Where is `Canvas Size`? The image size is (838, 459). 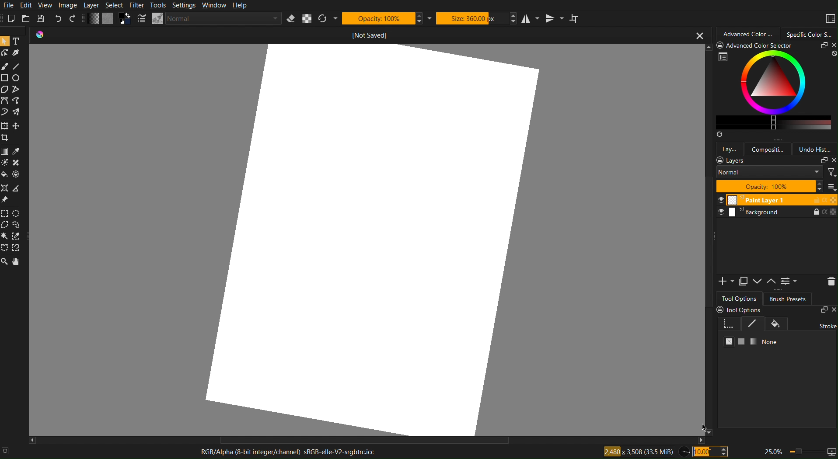 Canvas Size is located at coordinates (637, 451).